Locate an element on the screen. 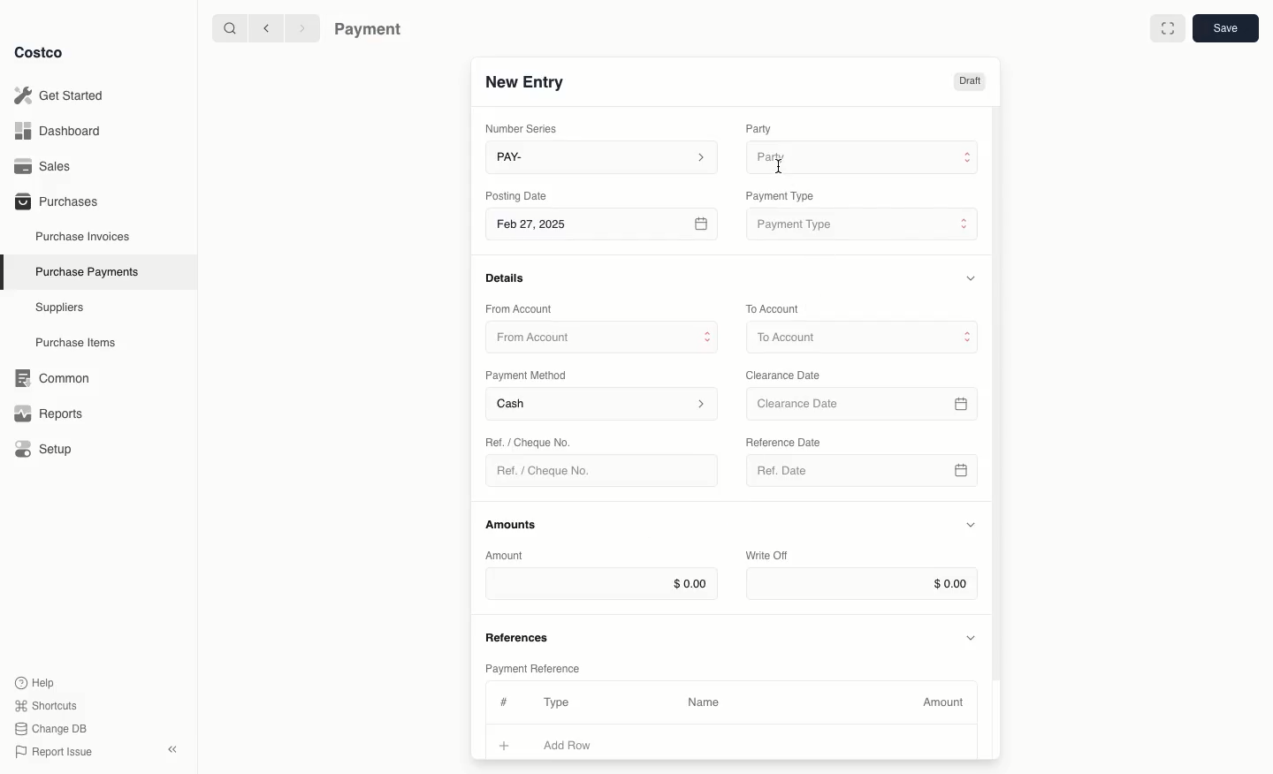  References is located at coordinates (520, 635).